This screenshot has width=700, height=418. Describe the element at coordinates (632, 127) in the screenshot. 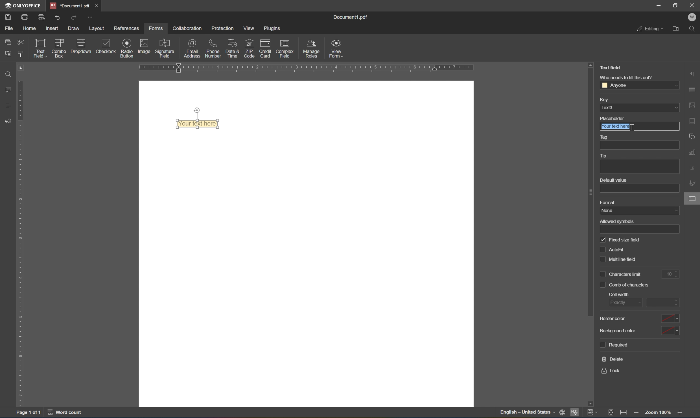

I see `Cursor` at that location.